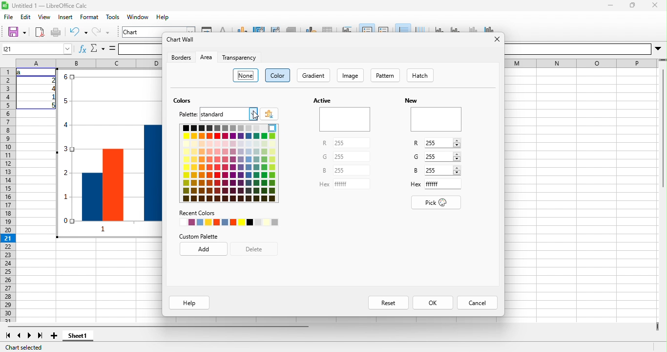 The width and height of the screenshot is (667, 352). Describe the element at coordinates (352, 170) in the screenshot. I see `Input for B` at that location.